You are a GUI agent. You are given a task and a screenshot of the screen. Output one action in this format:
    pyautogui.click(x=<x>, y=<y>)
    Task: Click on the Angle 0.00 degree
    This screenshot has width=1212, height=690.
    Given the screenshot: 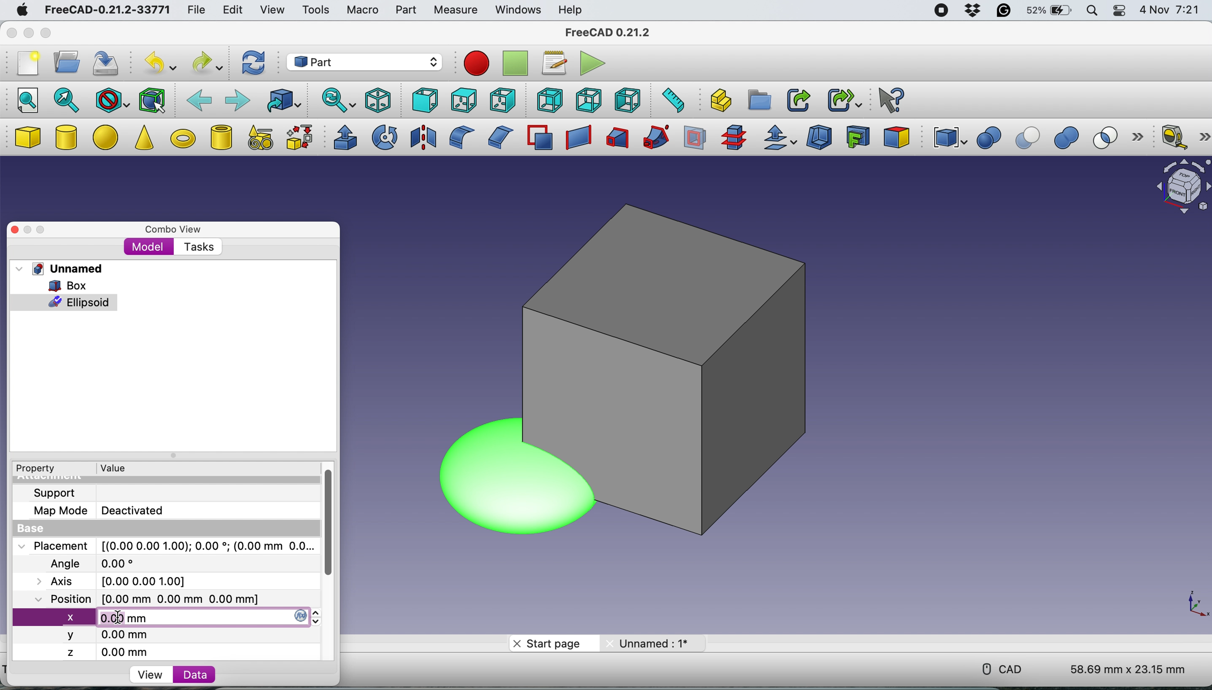 What is the action you would take?
    pyautogui.click(x=90, y=562)
    